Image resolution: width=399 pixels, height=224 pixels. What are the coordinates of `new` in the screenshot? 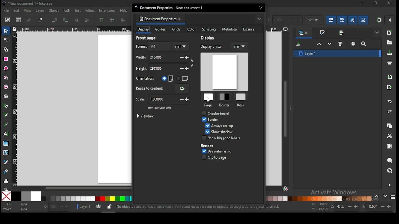 It's located at (389, 33).